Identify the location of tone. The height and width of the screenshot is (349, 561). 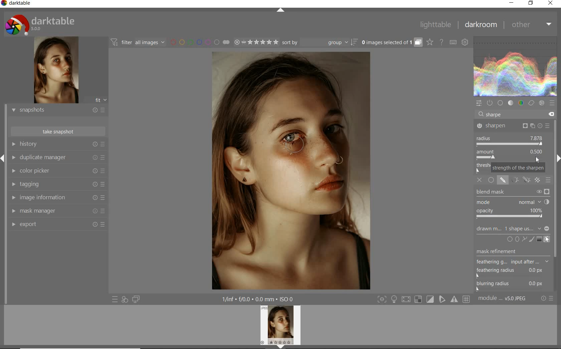
(511, 103).